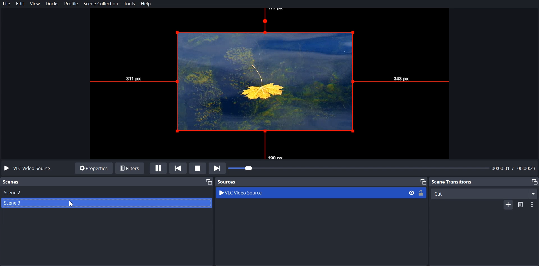 The height and width of the screenshot is (266, 539). I want to click on Tools, so click(130, 4).